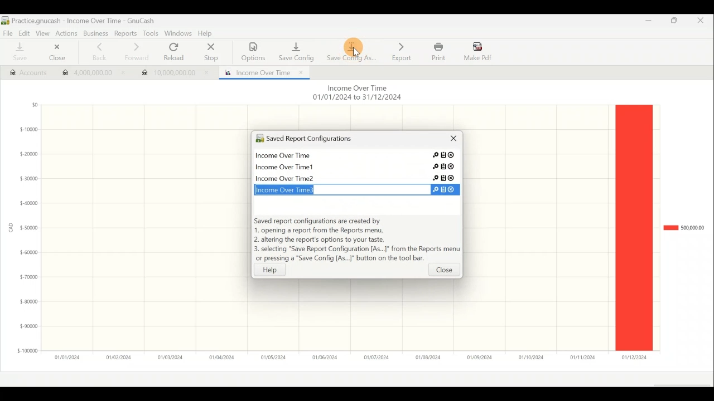 The width and height of the screenshot is (714, 401). What do you see at coordinates (8, 32) in the screenshot?
I see `File` at bounding box center [8, 32].